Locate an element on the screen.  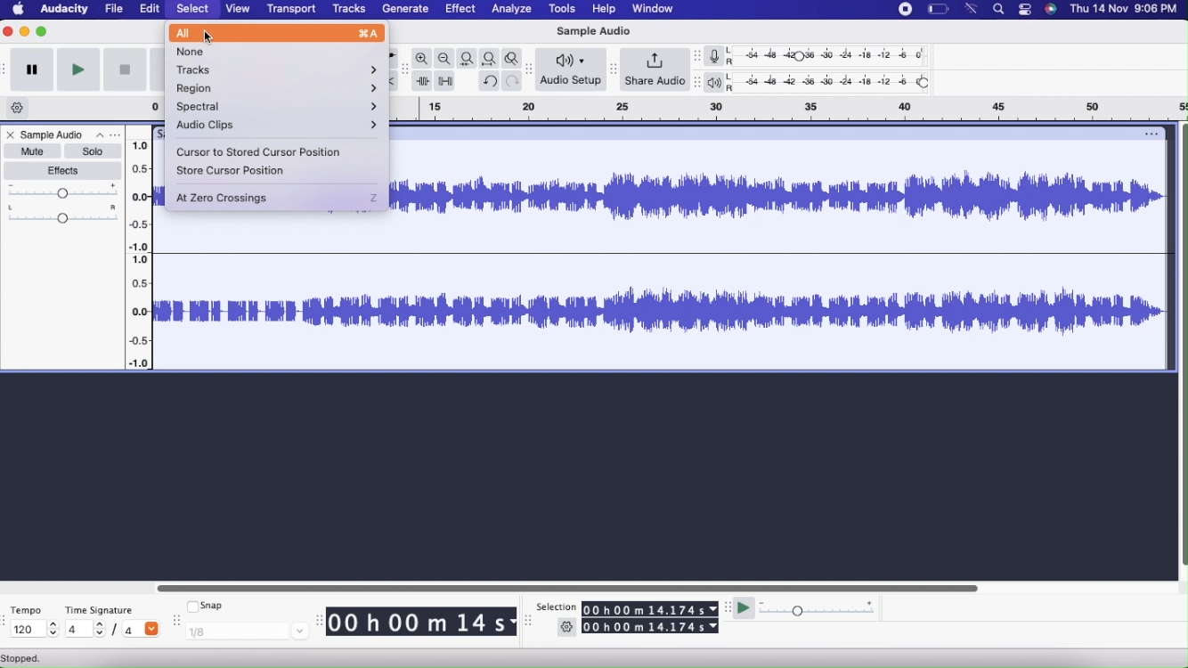
Trim outside selection is located at coordinates (423, 80).